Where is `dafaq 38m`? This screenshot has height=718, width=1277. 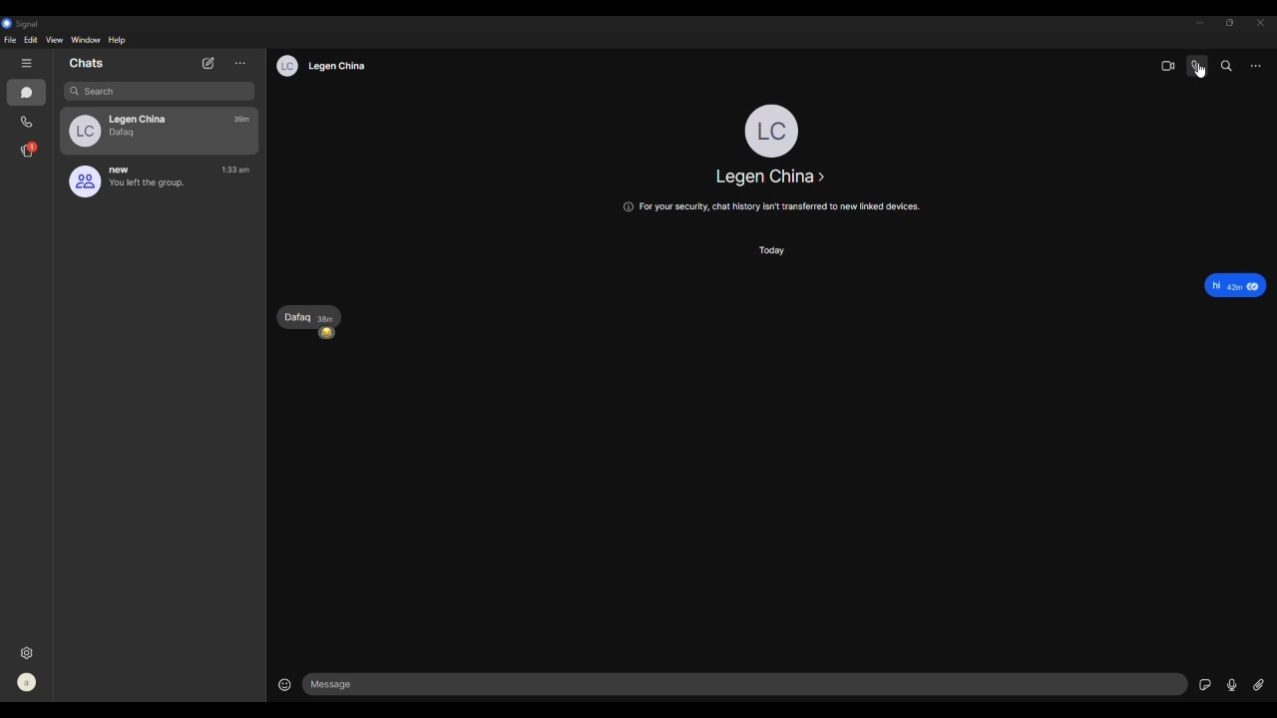
dafaq 38m is located at coordinates (304, 314).